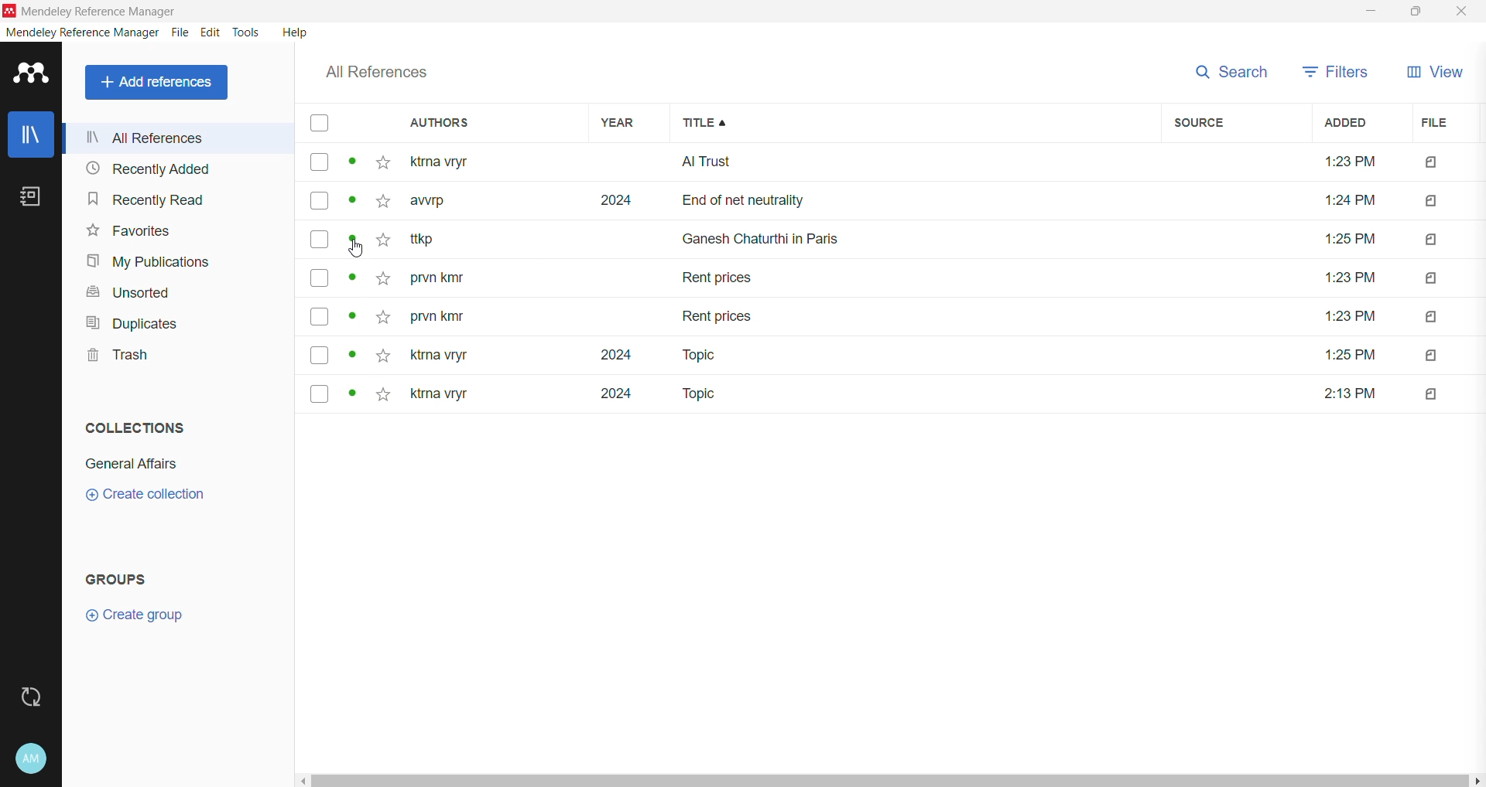  What do you see at coordinates (1442, 276) in the screenshot?
I see `Files Added` at bounding box center [1442, 276].